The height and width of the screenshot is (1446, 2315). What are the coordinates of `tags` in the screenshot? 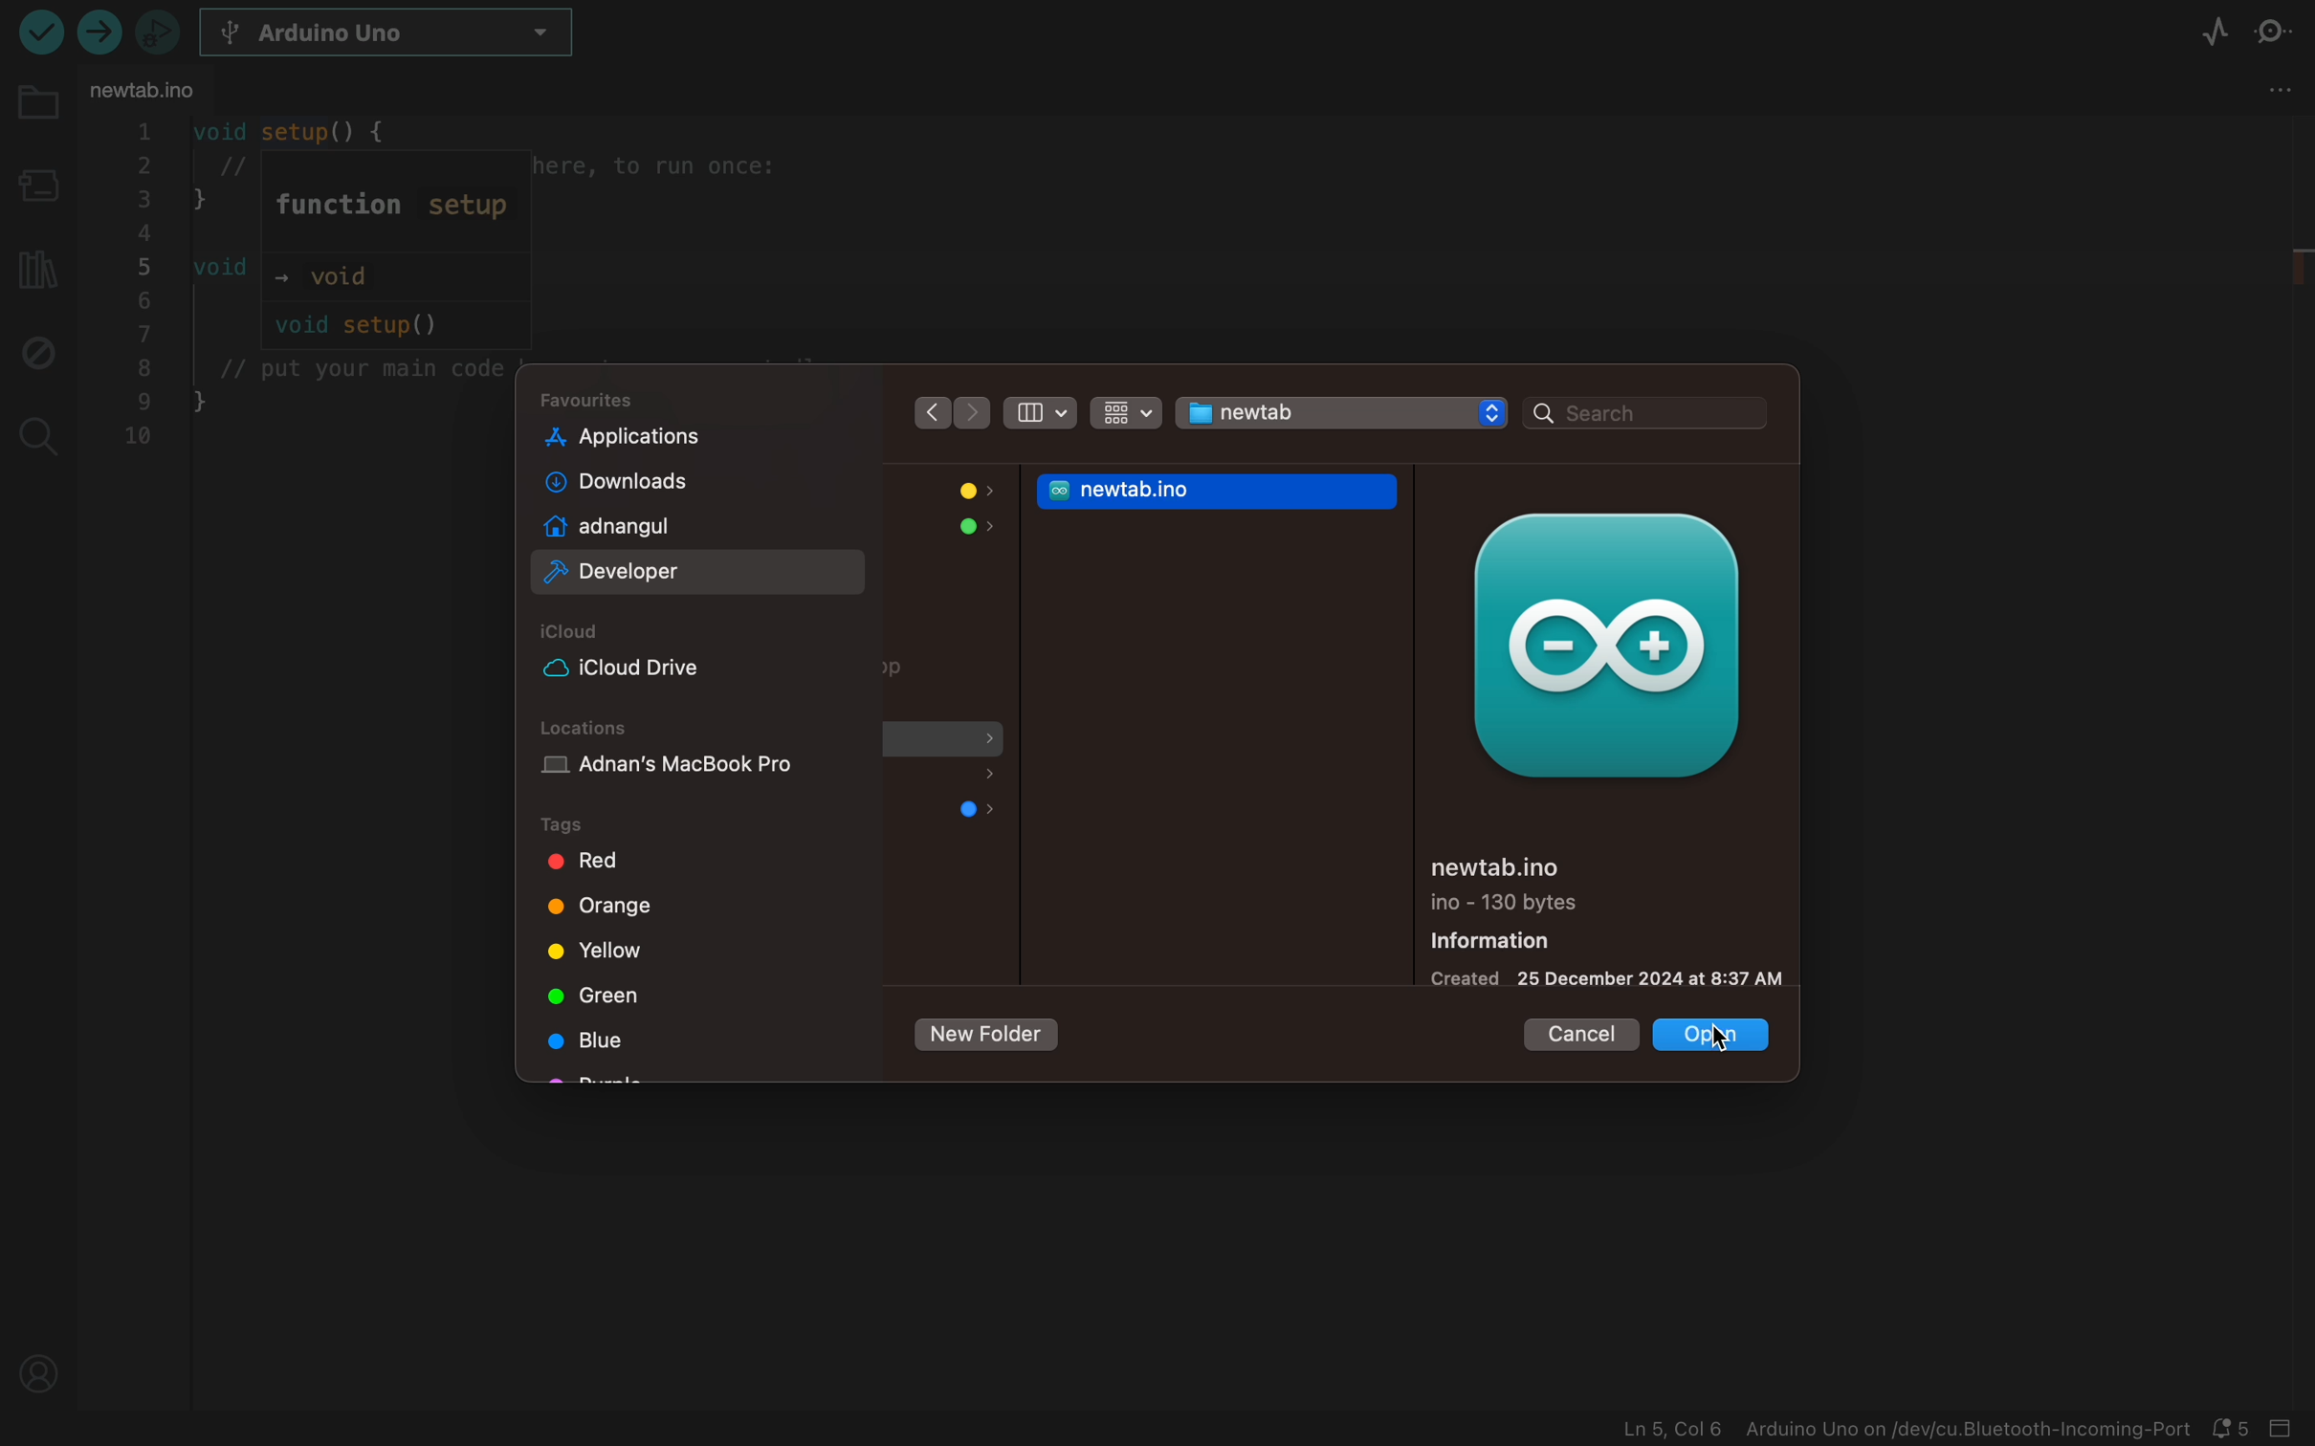 It's located at (578, 826).